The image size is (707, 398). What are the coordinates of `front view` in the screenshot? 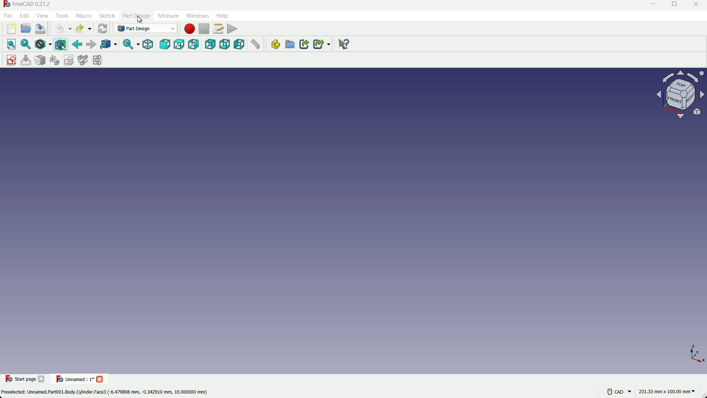 It's located at (166, 45).